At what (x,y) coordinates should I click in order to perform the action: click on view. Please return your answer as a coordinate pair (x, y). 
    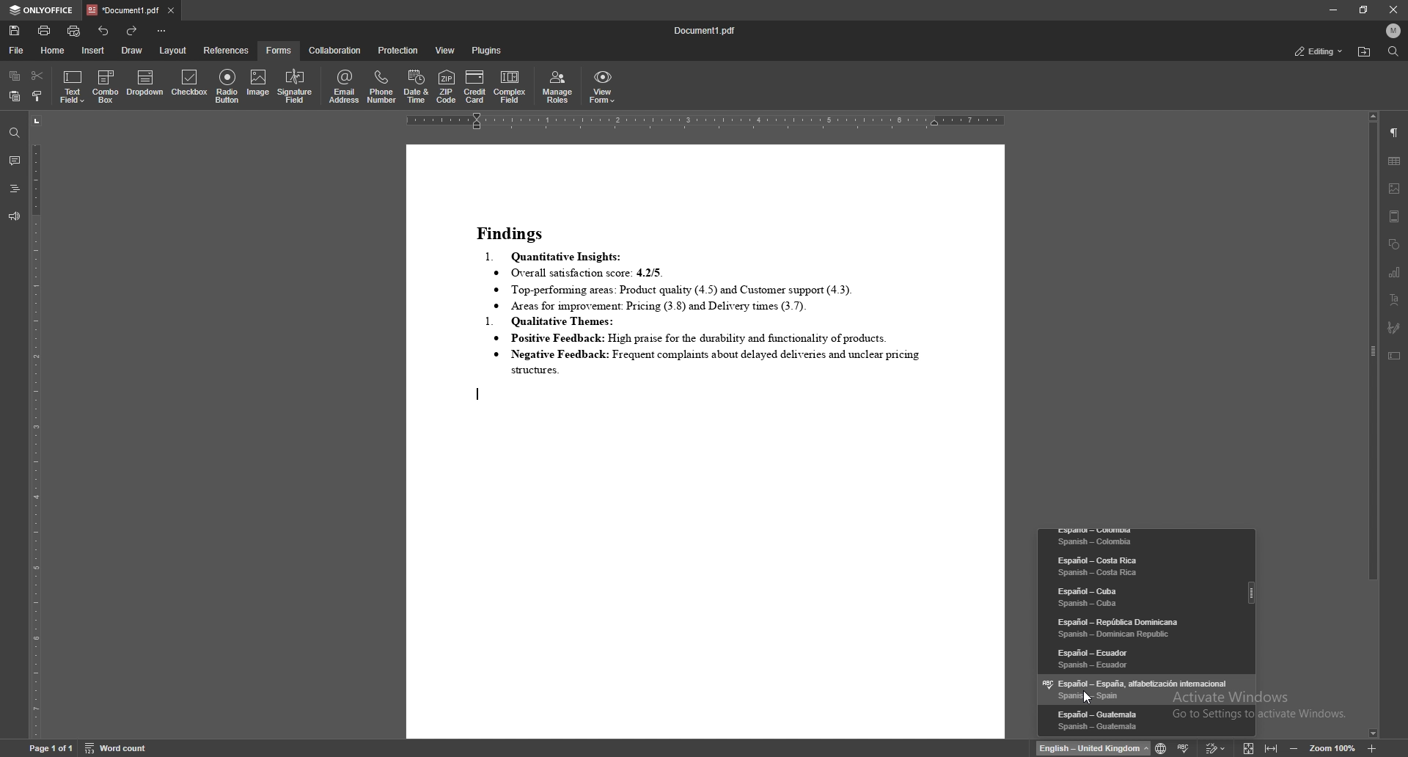
    Looking at the image, I should click on (445, 51).